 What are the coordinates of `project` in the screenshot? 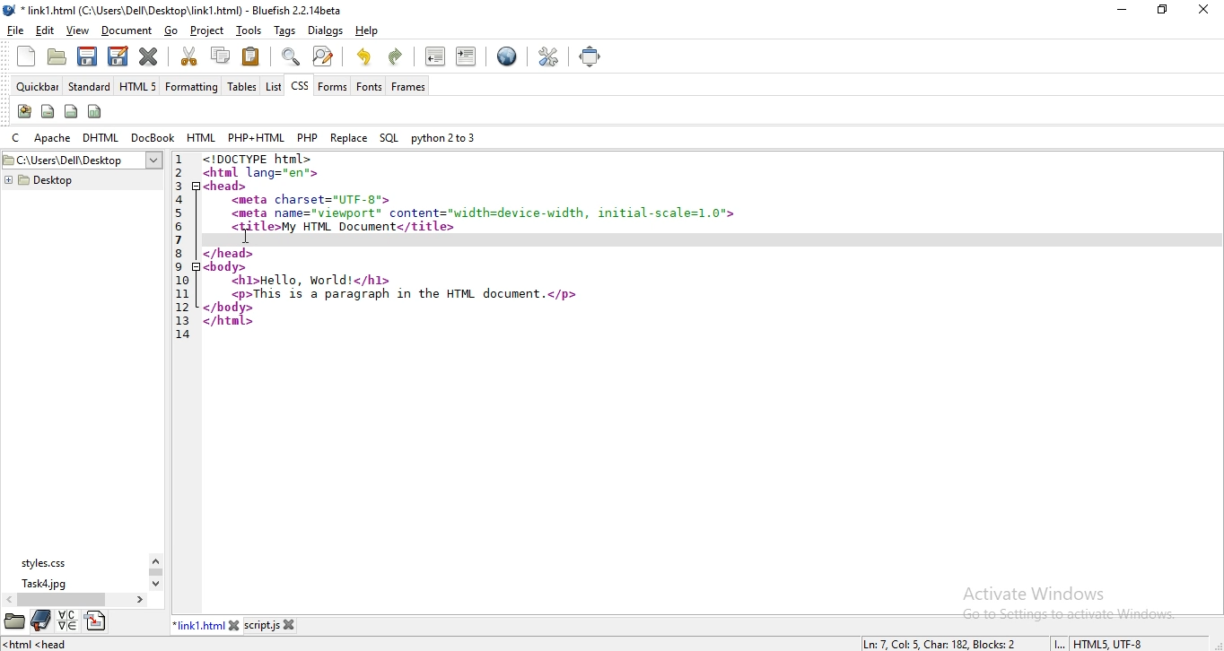 It's located at (207, 30).